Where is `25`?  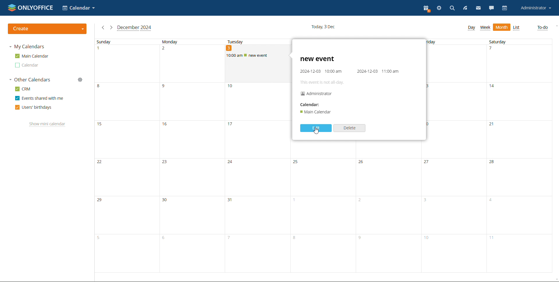
25 is located at coordinates (322, 177).